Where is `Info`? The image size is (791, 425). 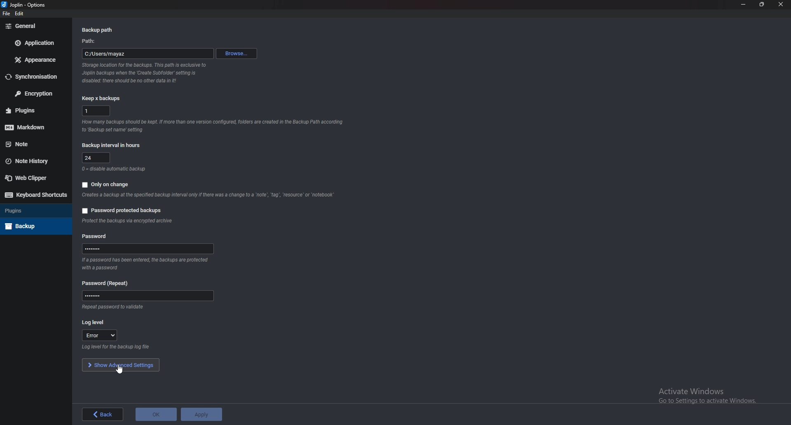 Info is located at coordinates (127, 221).